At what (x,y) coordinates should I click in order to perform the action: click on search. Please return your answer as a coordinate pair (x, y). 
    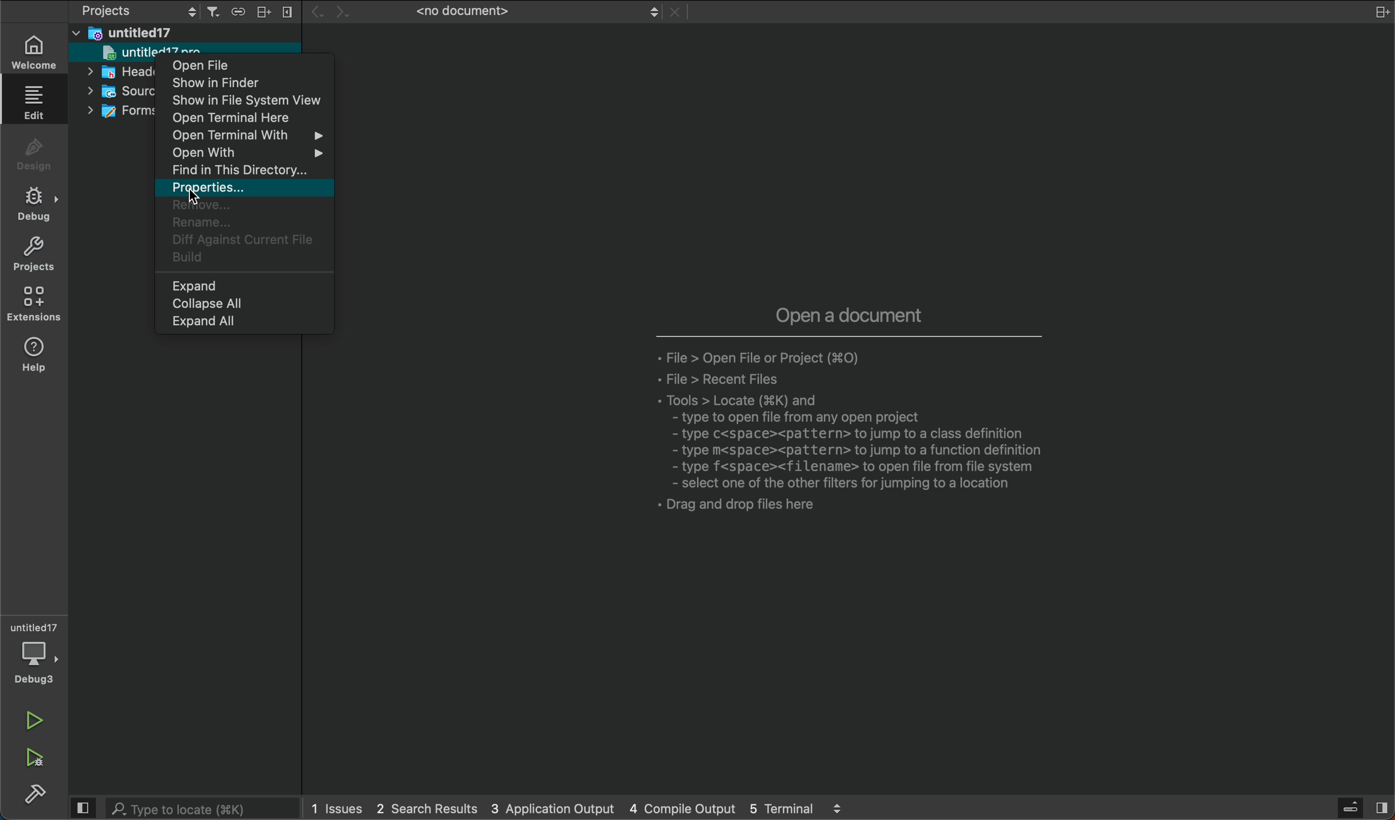
    Looking at the image, I should click on (183, 809).